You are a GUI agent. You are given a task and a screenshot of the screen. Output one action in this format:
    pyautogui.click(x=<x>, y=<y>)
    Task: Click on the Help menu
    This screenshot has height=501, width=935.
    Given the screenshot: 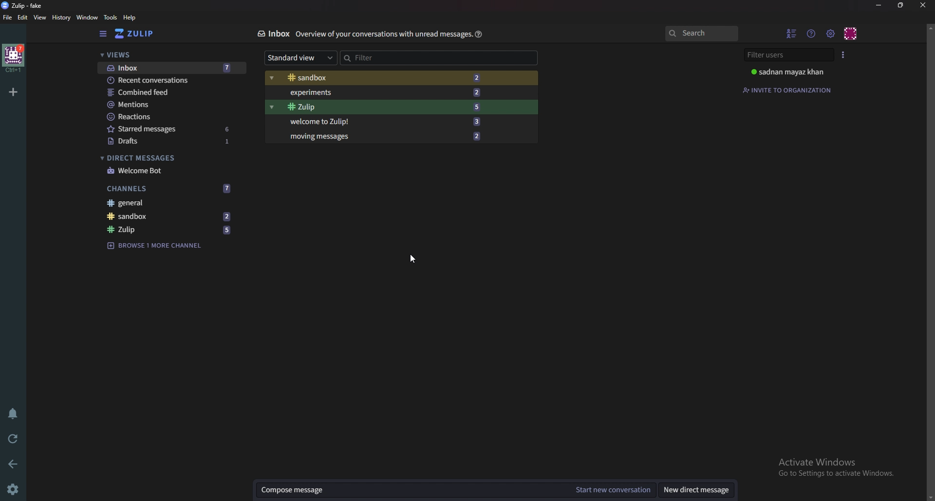 What is the action you would take?
    pyautogui.click(x=812, y=32)
    